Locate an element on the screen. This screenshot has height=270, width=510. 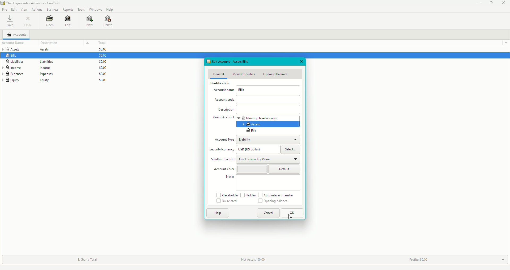
Parent Account is located at coordinates (223, 118).